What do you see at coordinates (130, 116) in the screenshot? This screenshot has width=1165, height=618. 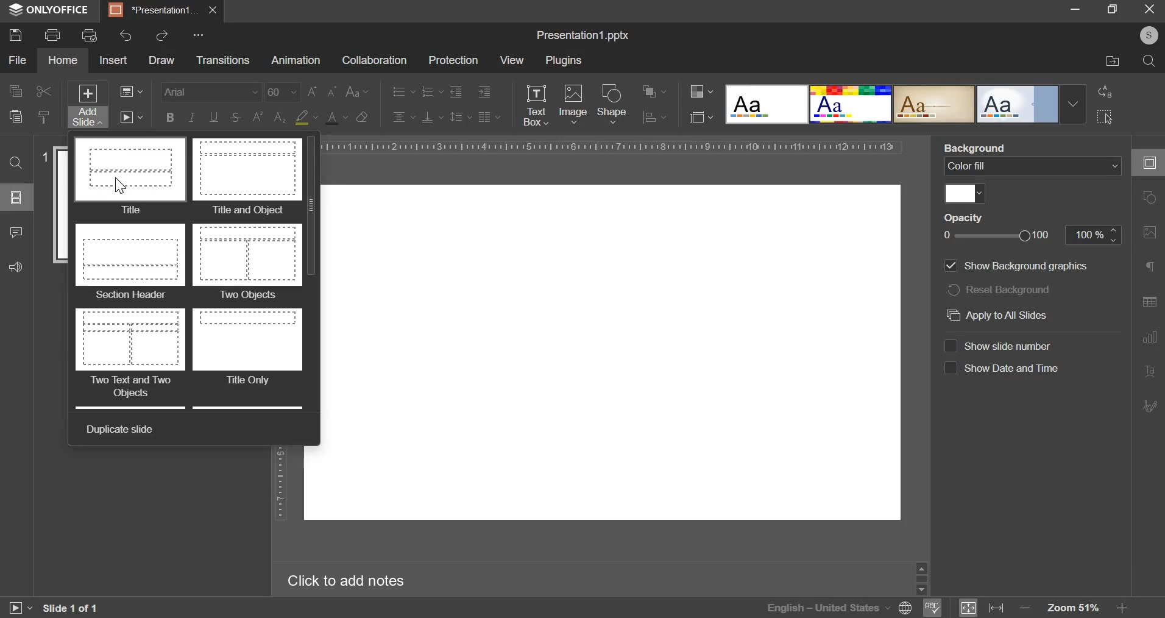 I see `slideshow` at bounding box center [130, 116].